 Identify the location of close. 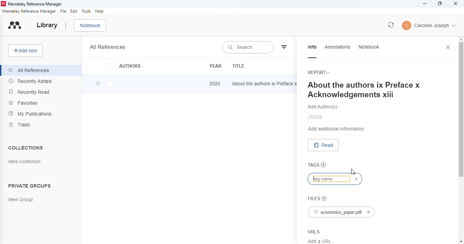
(448, 47).